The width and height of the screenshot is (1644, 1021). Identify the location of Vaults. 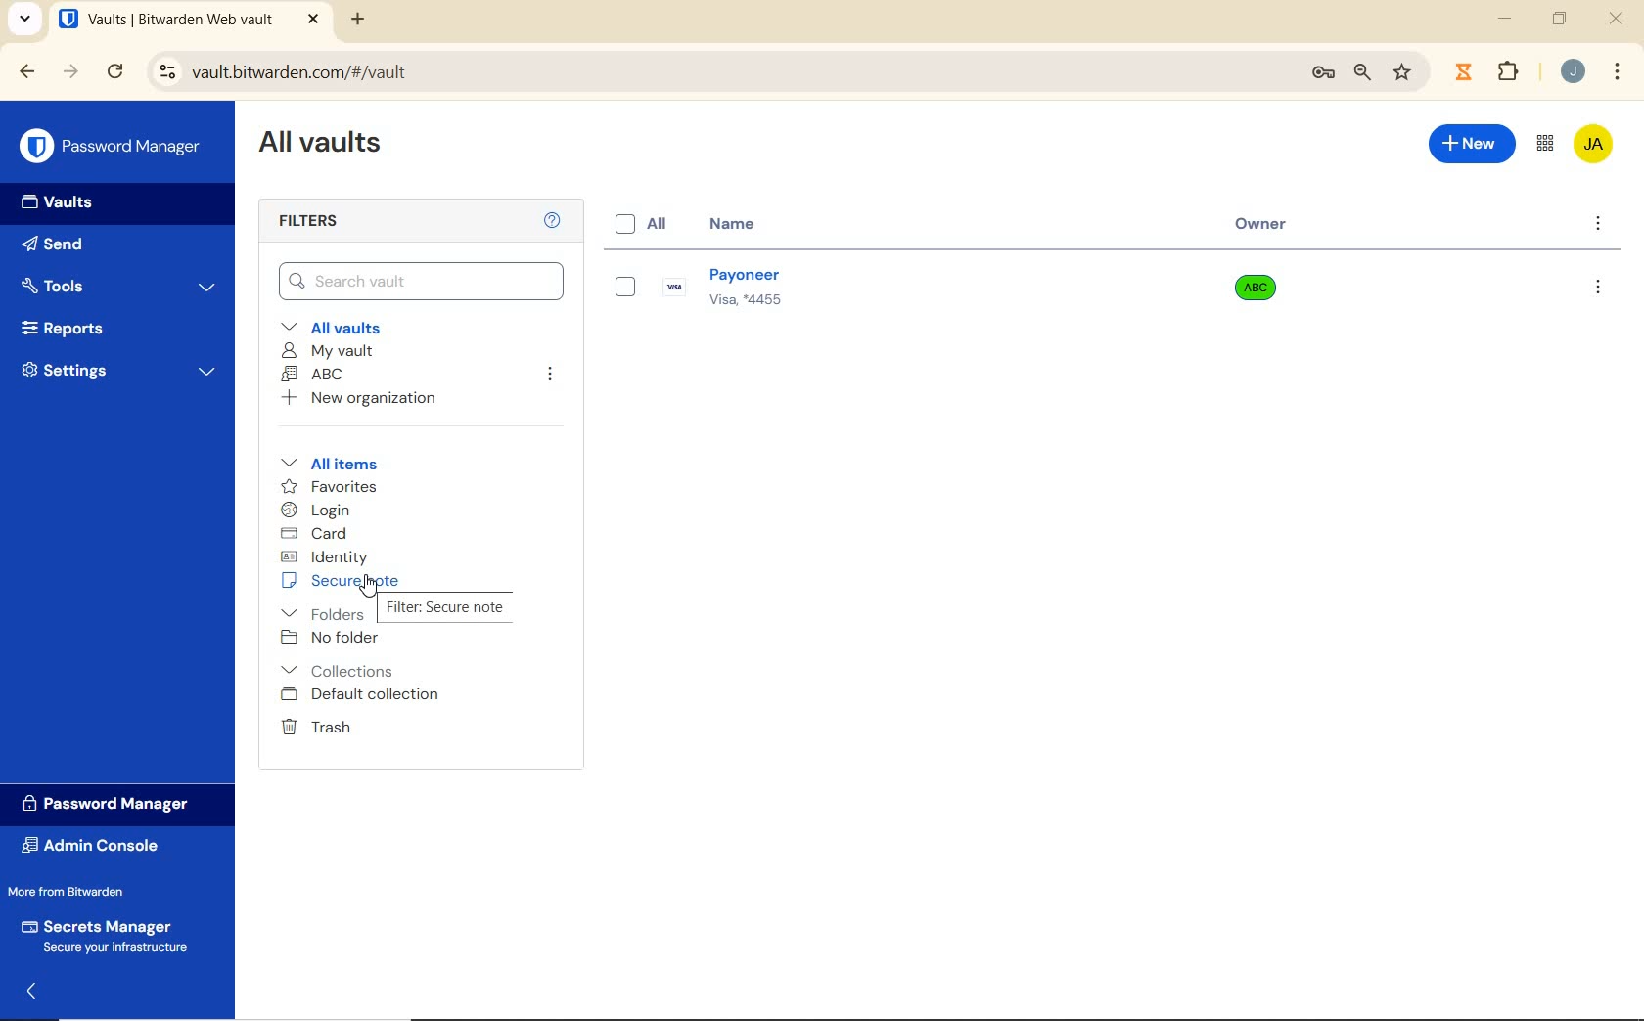
(51, 202).